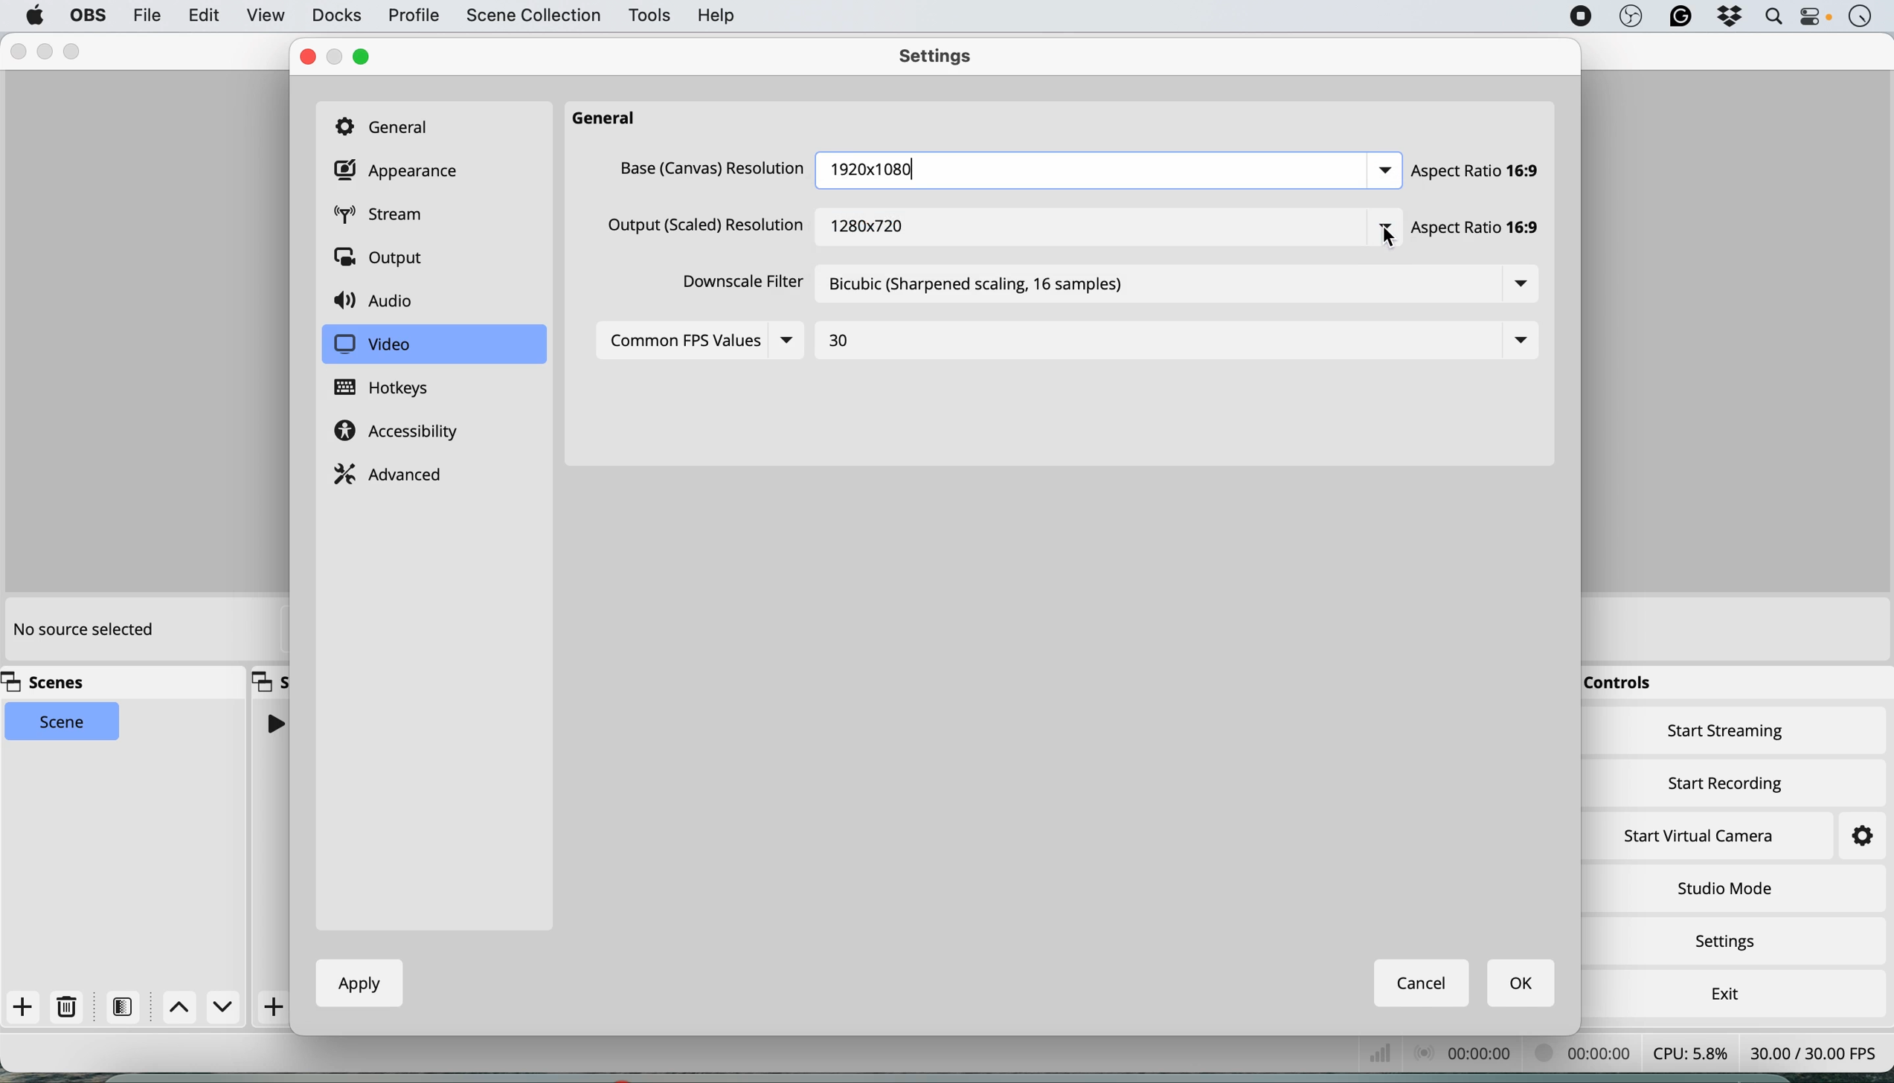  What do you see at coordinates (1860, 18) in the screenshot?
I see `time` at bounding box center [1860, 18].